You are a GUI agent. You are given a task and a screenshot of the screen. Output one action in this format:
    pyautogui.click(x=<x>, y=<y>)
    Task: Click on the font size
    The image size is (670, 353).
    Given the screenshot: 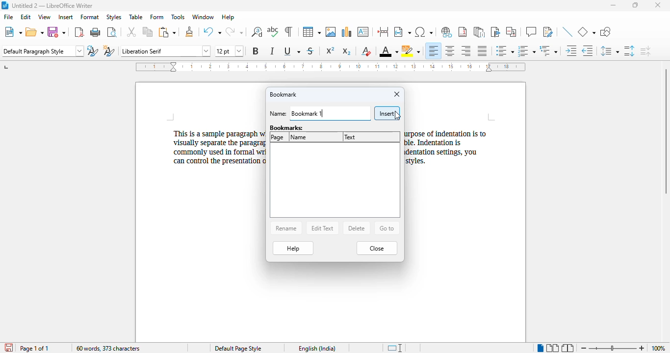 What is the action you would take?
    pyautogui.click(x=229, y=51)
    